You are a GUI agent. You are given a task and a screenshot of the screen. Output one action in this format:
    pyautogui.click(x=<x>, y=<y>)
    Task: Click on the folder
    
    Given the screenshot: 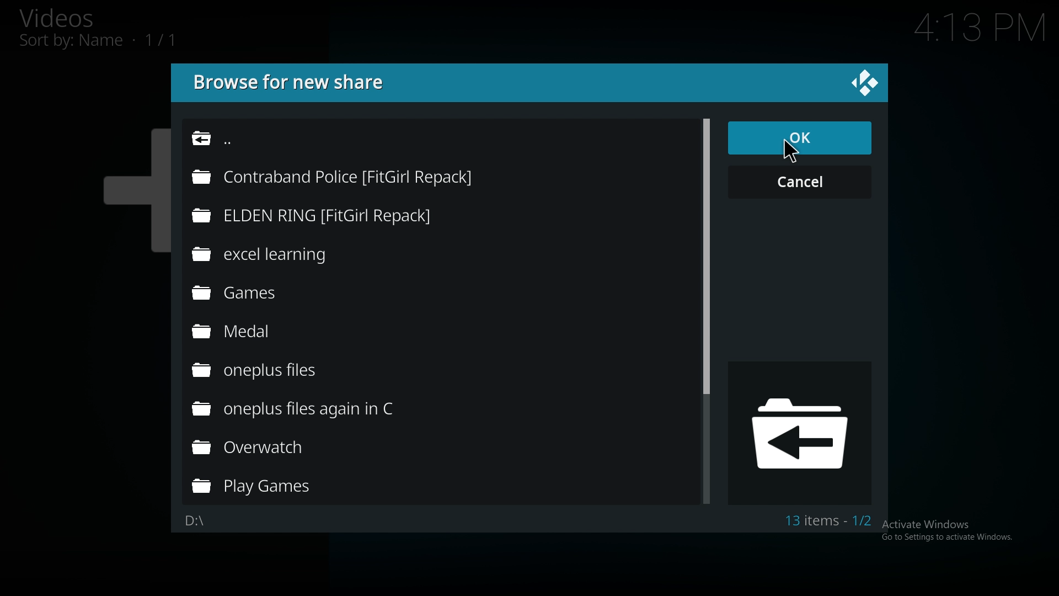 What is the action you would take?
    pyautogui.click(x=275, y=370)
    